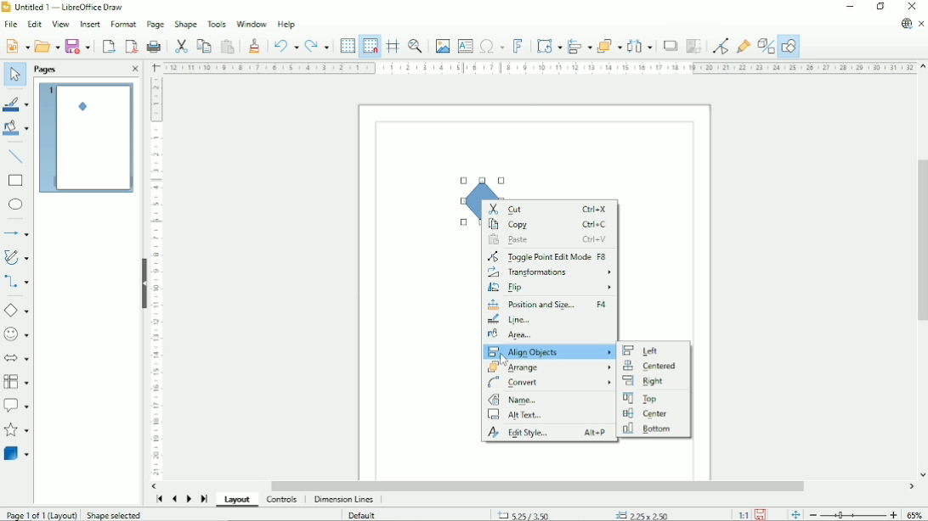 The width and height of the screenshot is (928, 521). I want to click on Close document, so click(922, 24).